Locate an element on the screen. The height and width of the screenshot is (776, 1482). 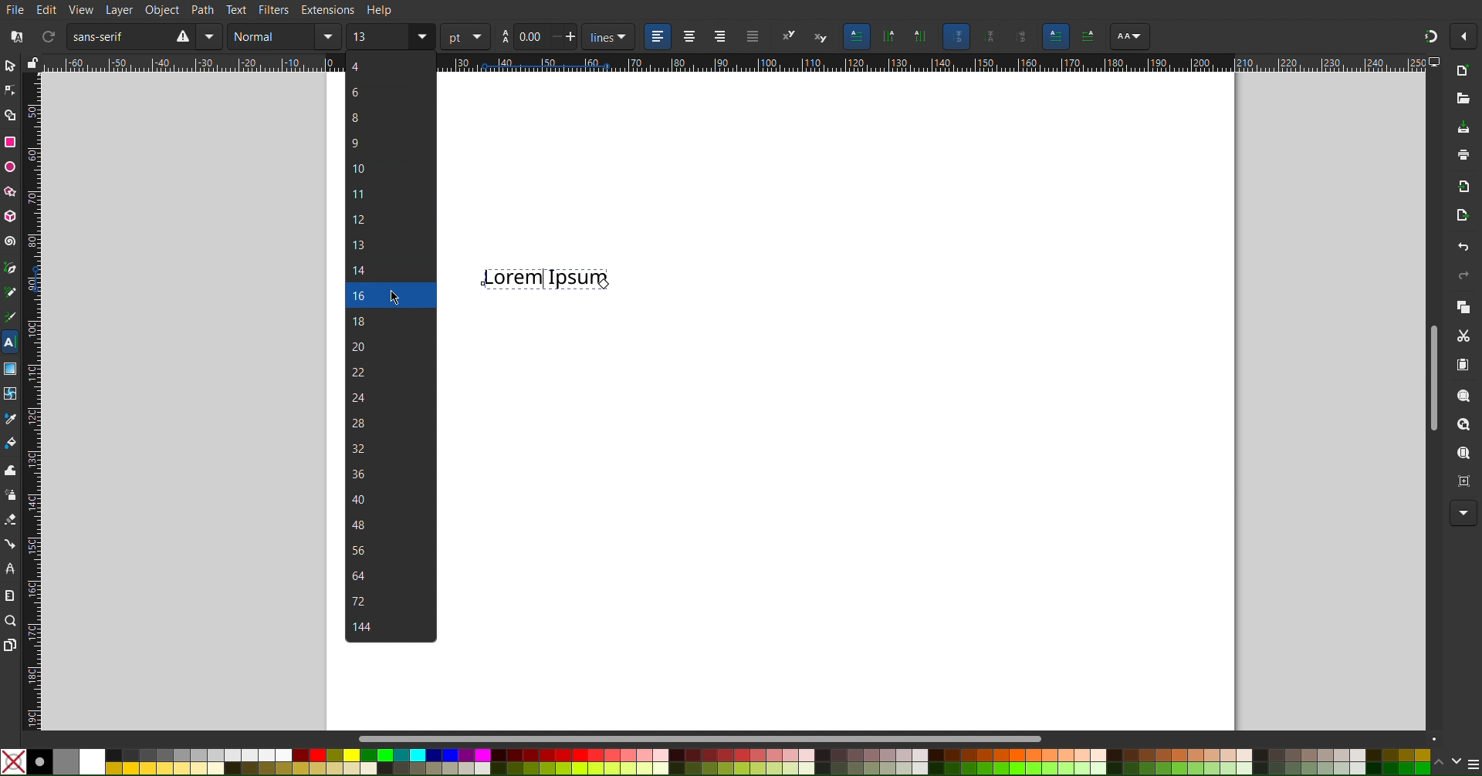
normal is located at coordinates (272, 36).